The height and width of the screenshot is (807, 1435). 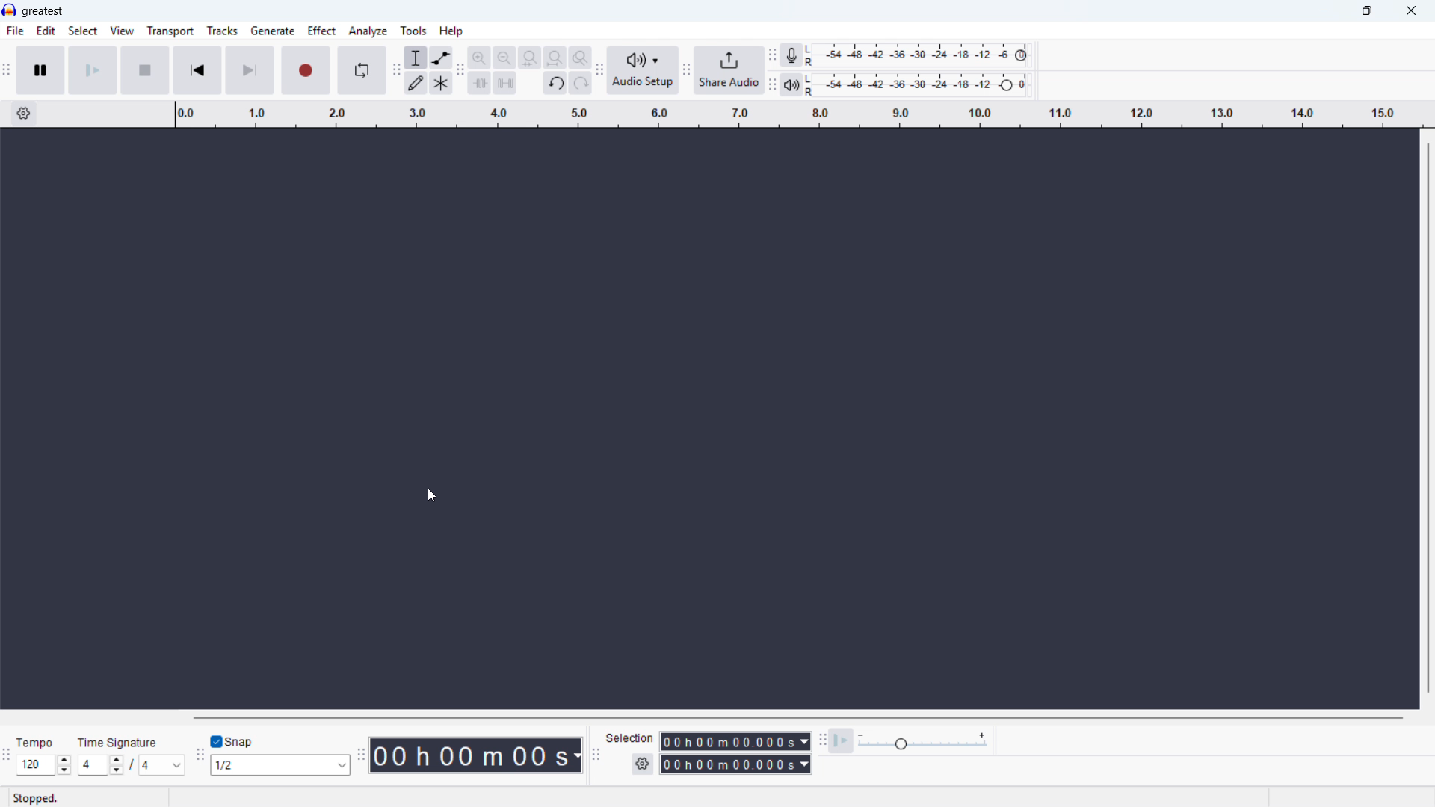 What do you see at coordinates (480, 83) in the screenshot?
I see `trim audio outside selection` at bounding box center [480, 83].